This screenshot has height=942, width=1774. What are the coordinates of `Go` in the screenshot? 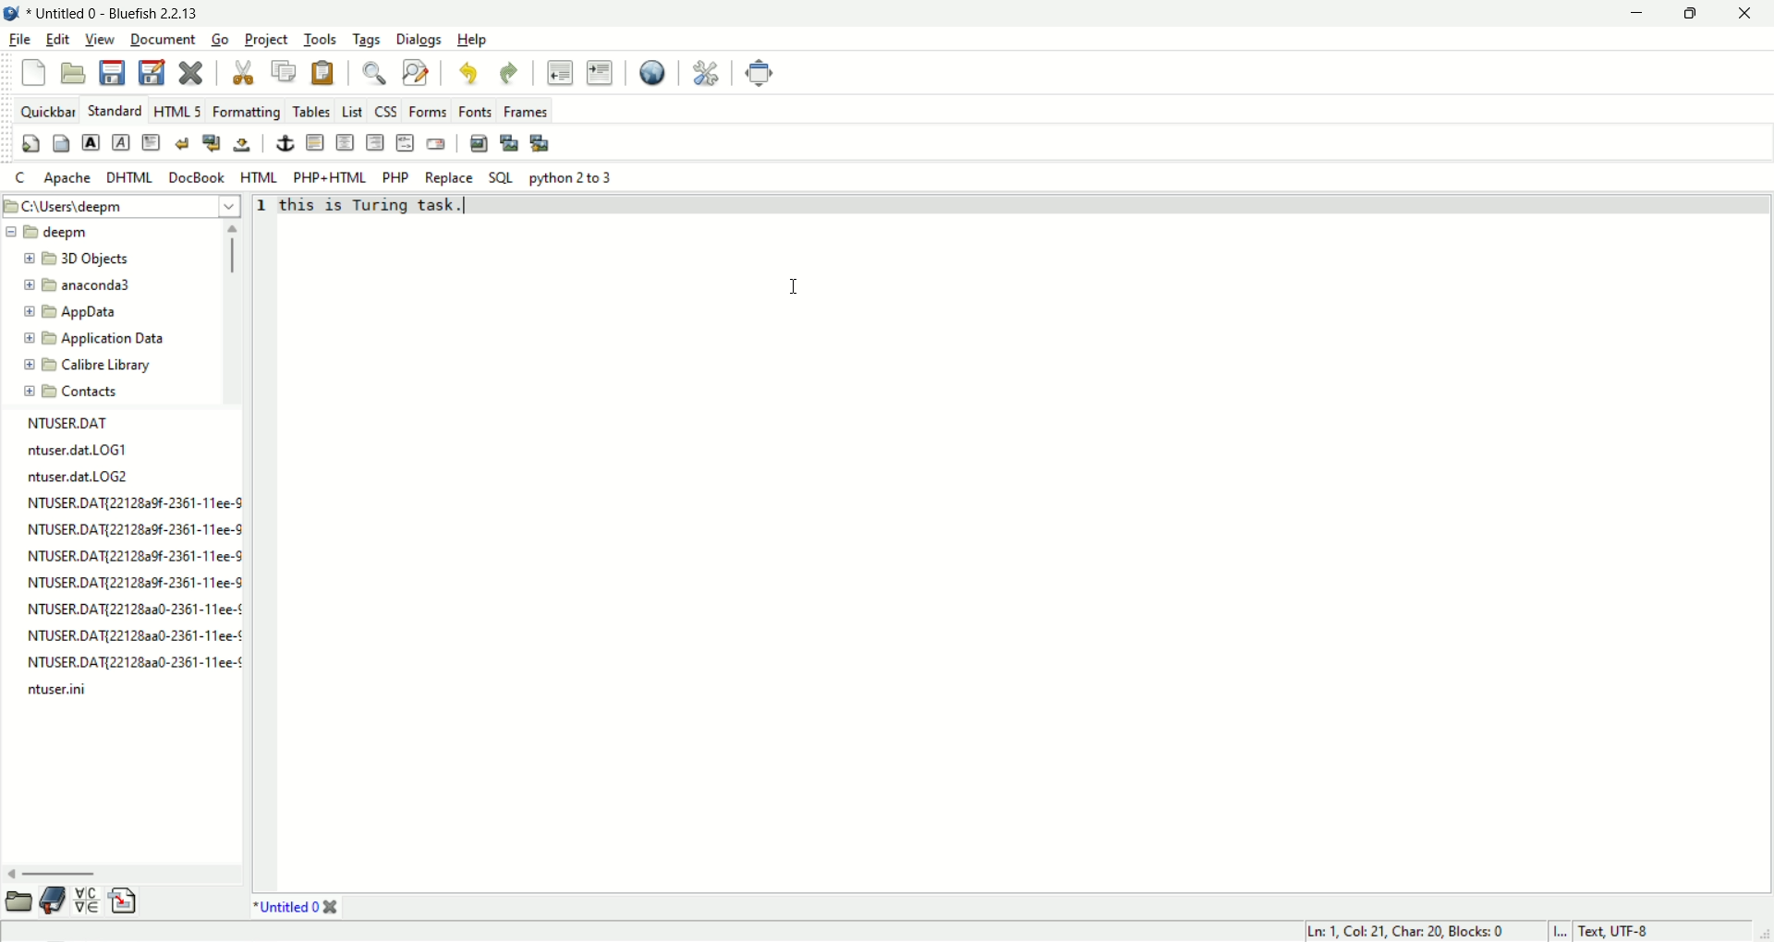 It's located at (224, 40).